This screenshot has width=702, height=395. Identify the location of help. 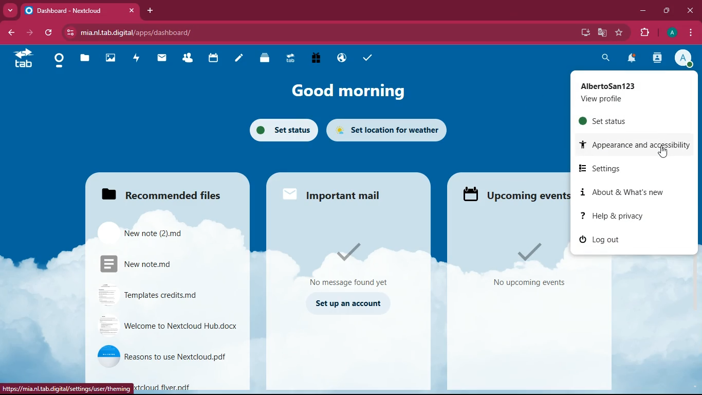
(619, 217).